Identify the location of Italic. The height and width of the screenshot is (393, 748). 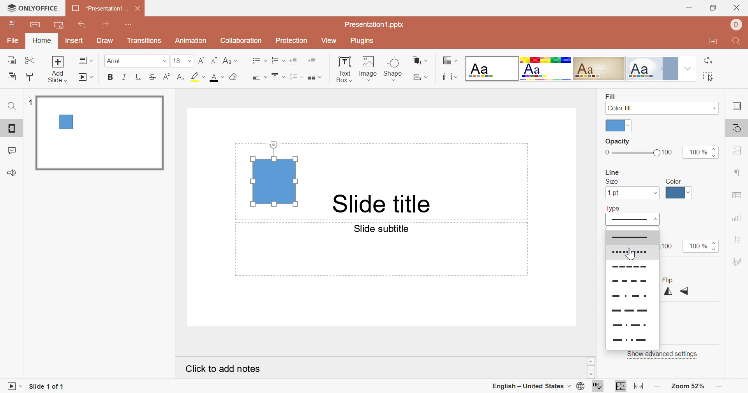
(125, 77).